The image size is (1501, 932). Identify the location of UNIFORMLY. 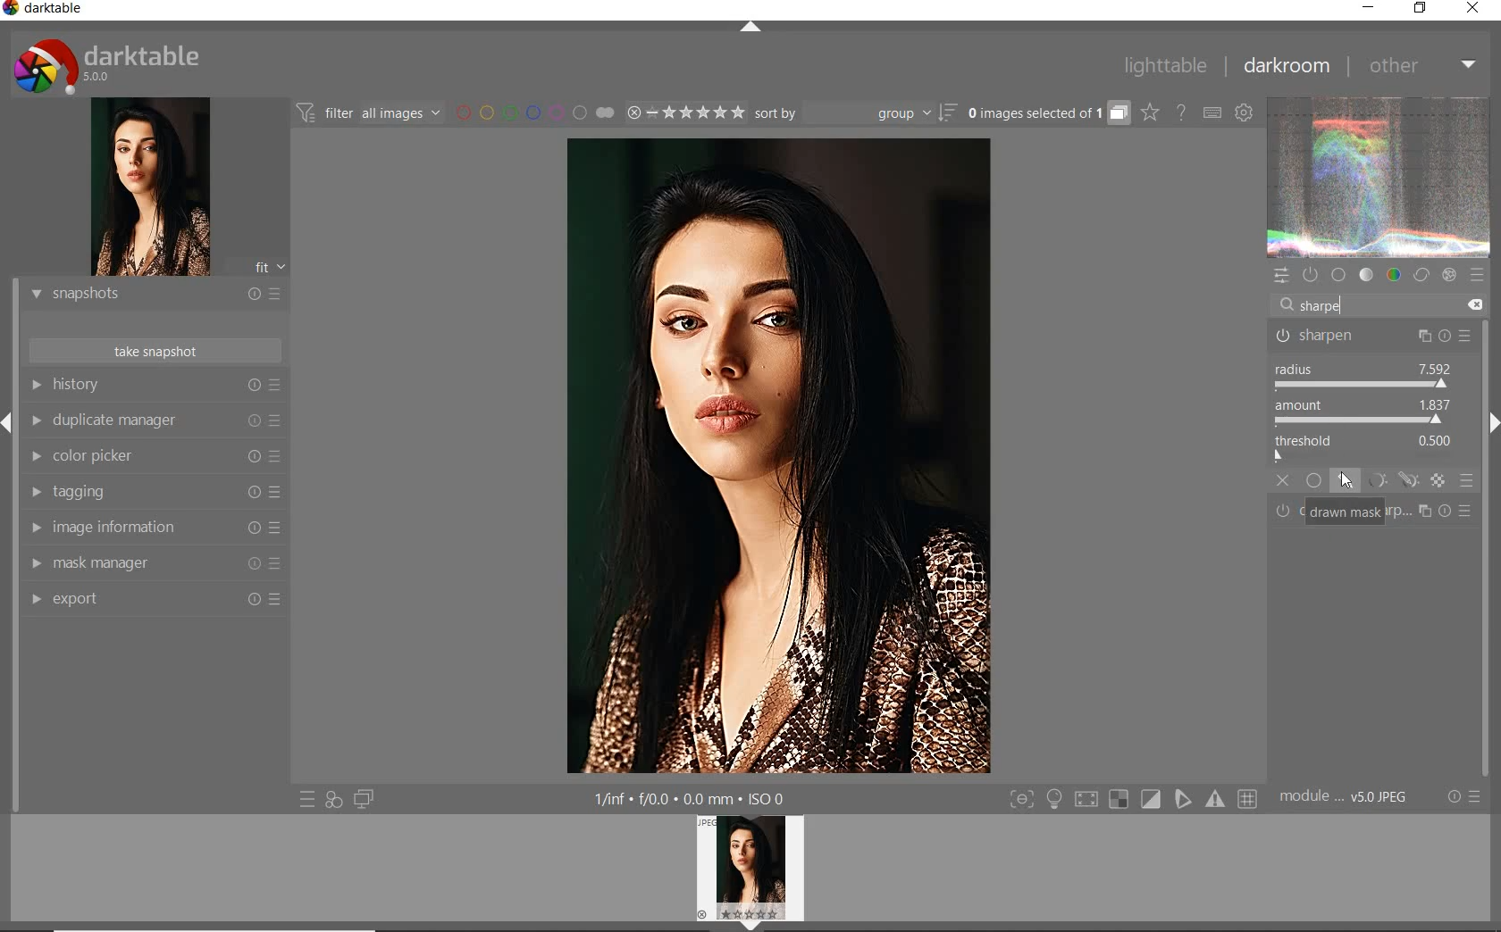
(1313, 481).